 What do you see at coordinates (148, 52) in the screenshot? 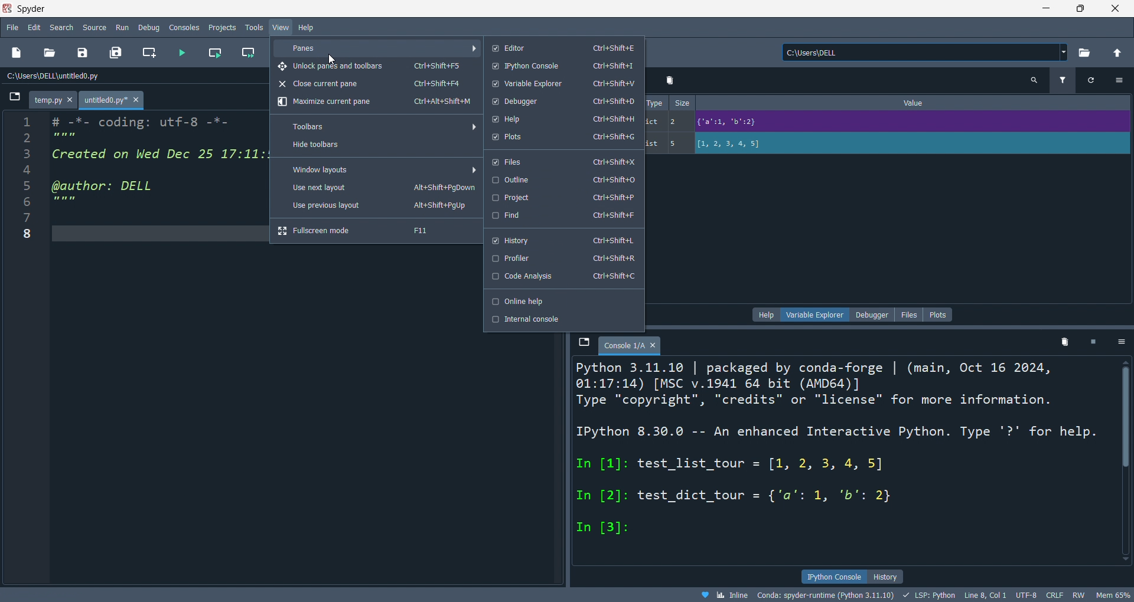
I see `new cell` at bounding box center [148, 52].